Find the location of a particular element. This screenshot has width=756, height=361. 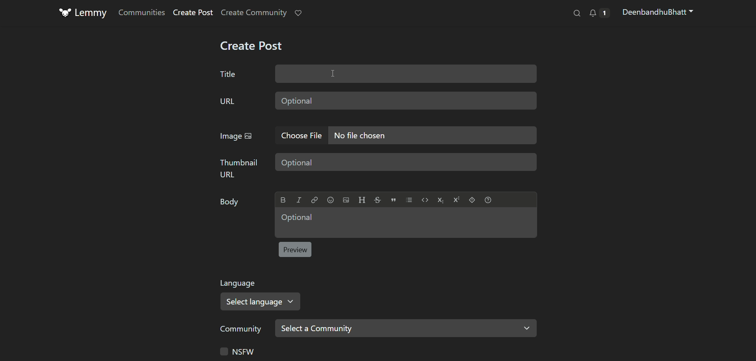

Link is located at coordinates (314, 200).